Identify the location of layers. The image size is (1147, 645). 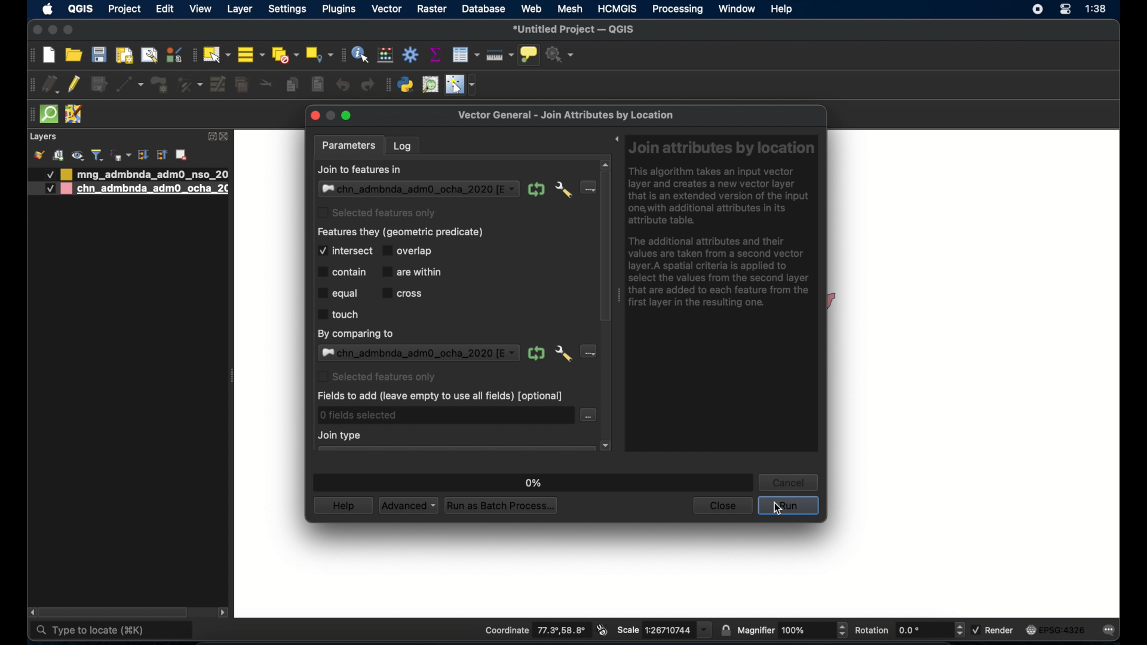
(42, 137).